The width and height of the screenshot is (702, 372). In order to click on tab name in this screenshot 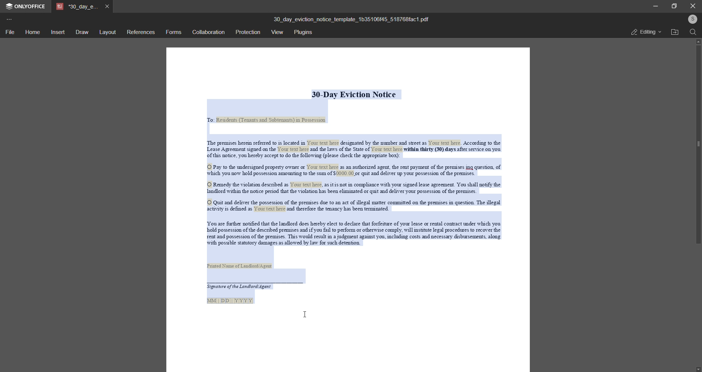, I will do `click(78, 7)`.